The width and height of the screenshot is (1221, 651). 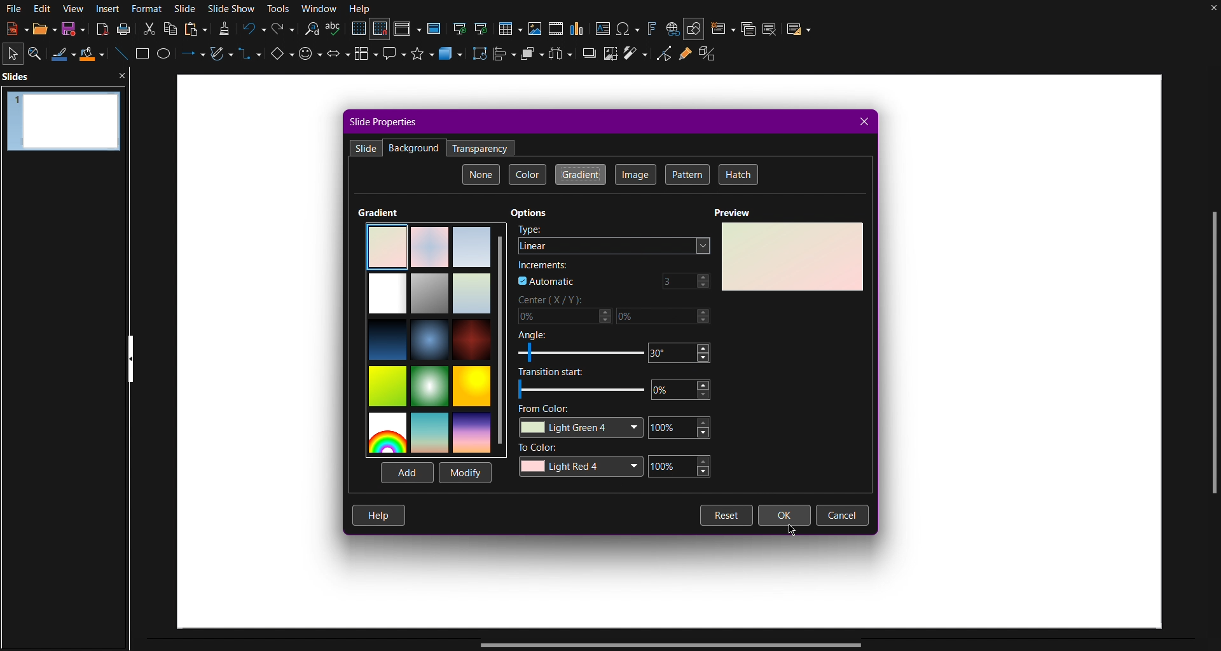 What do you see at coordinates (74, 8) in the screenshot?
I see `View` at bounding box center [74, 8].